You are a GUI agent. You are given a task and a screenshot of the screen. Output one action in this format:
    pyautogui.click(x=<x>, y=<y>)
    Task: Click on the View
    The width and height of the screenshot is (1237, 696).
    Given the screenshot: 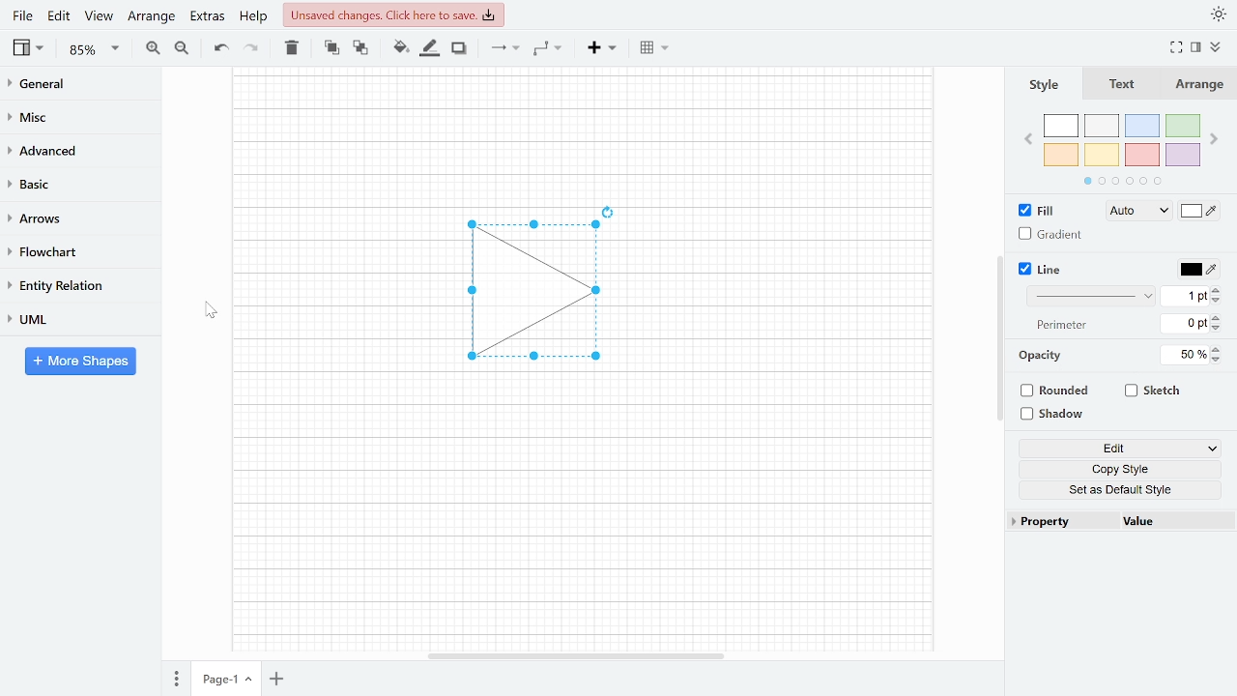 What is the action you would take?
    pyautogui.click(x=30, y=47)
    